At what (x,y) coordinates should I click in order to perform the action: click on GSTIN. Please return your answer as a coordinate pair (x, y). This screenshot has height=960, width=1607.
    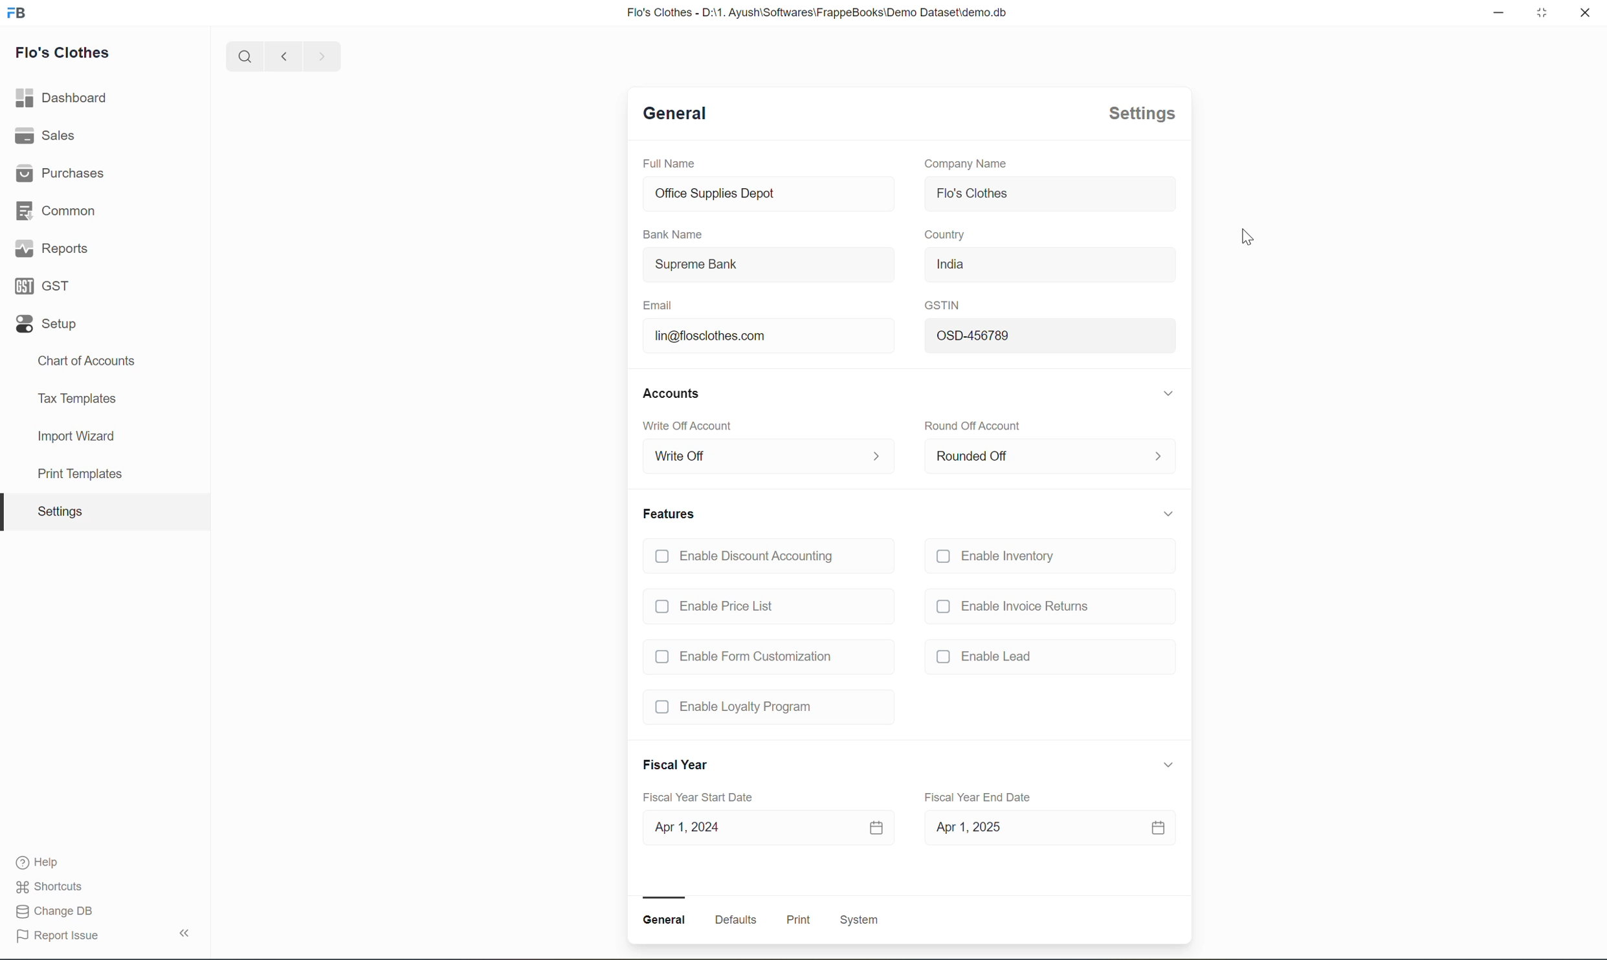
    Looking at the image, I should click on (942, 305).